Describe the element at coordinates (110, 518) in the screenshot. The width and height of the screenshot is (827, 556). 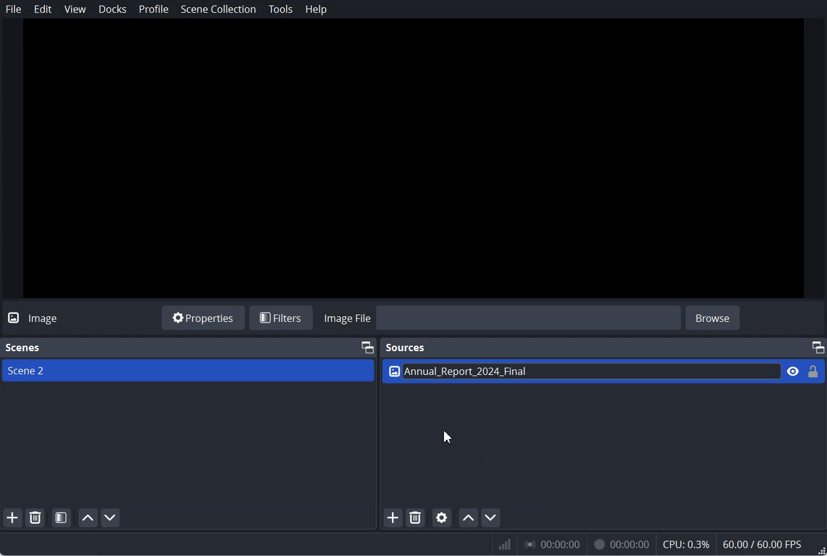
I see `Move scene down` at that location.